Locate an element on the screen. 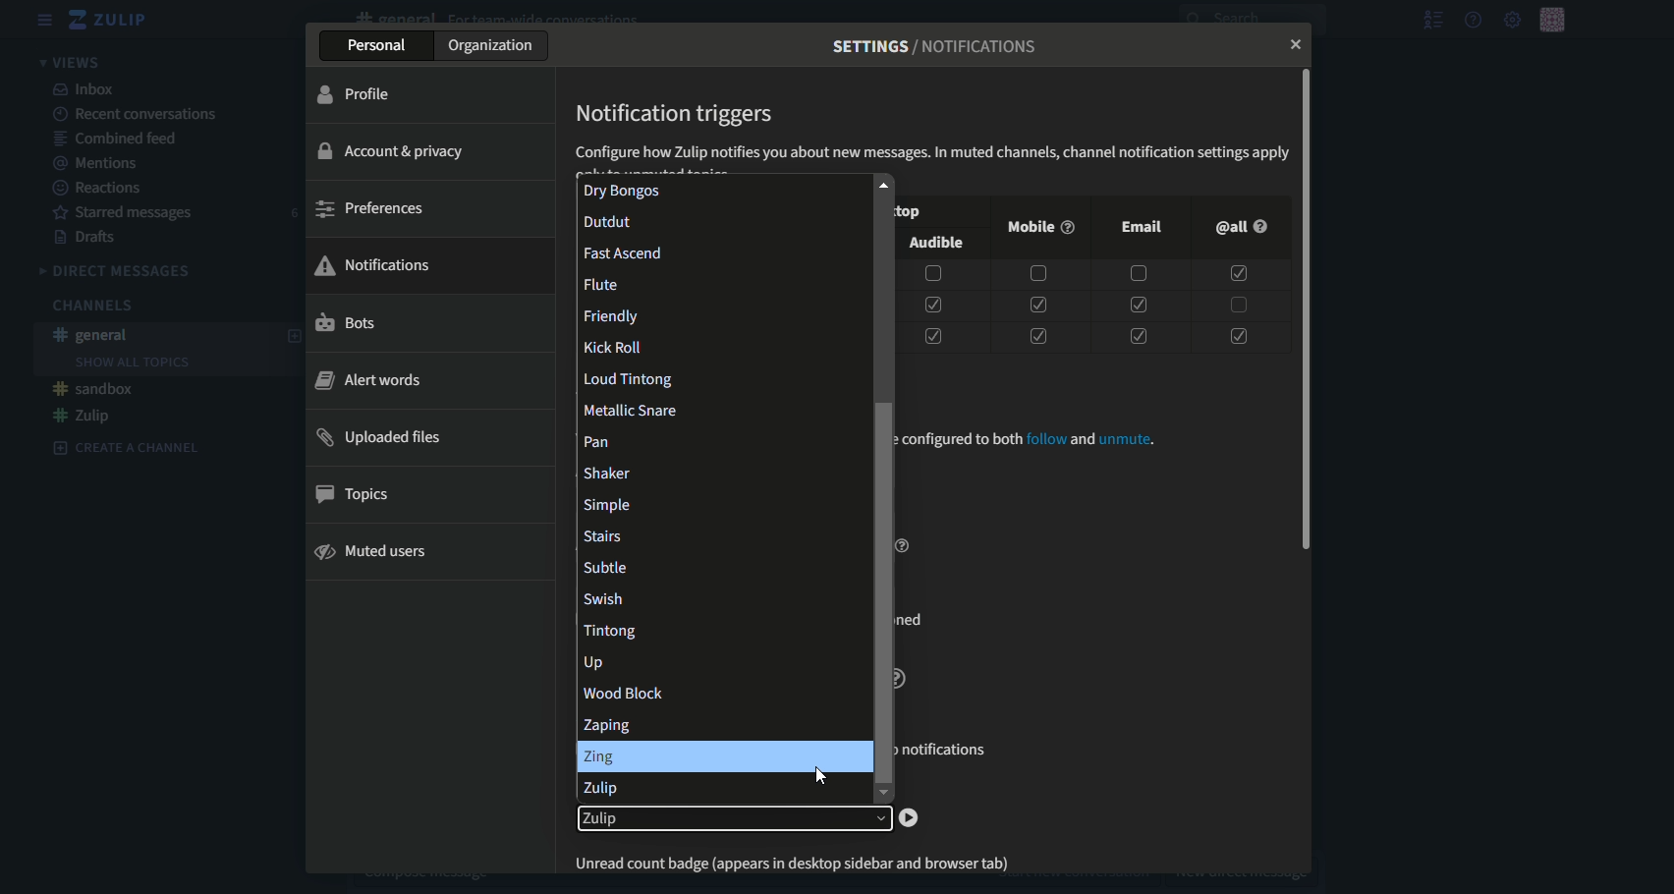 This screenshot has height=894, width=1674. kick roll is located at coordinates (720, 348).